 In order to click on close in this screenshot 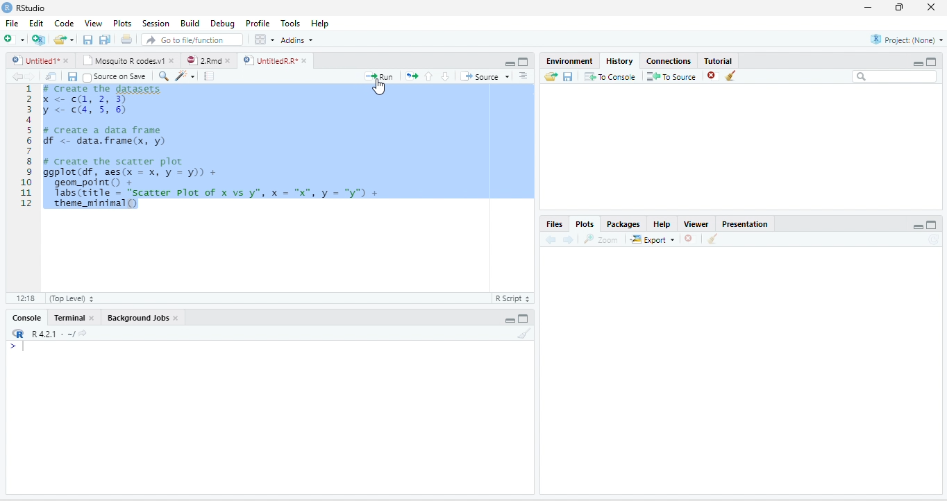, I will do `click(228, 60)`.